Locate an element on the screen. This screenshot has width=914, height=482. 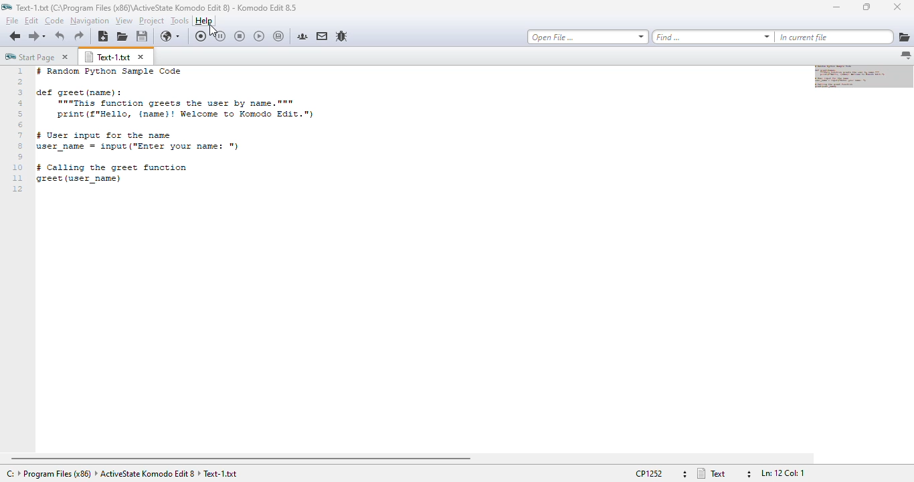
tools is located at coordinates (180, 21).